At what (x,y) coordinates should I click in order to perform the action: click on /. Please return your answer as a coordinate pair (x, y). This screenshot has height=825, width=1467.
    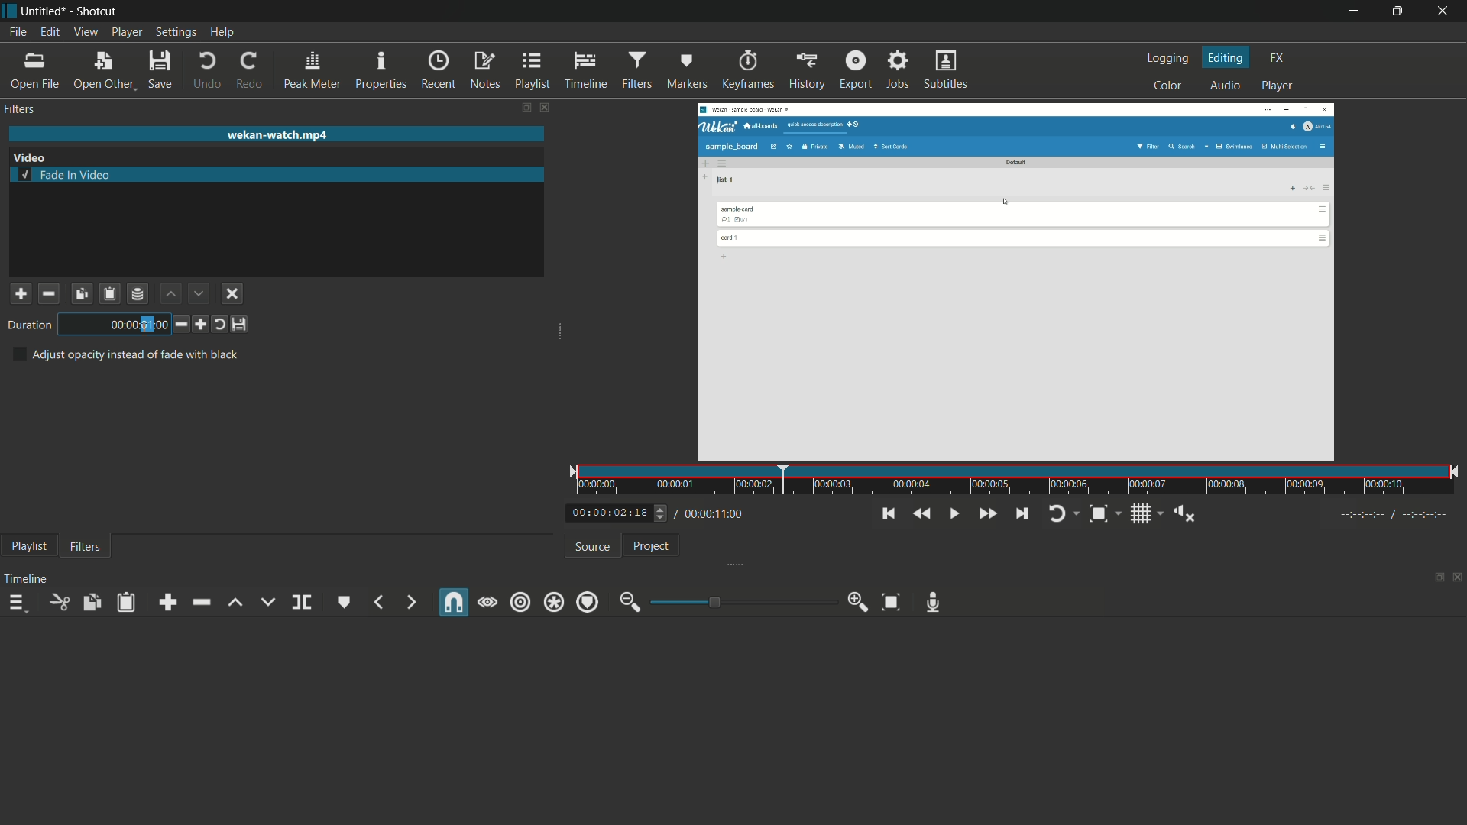
    Looking at the image, I should click on (674, 511).